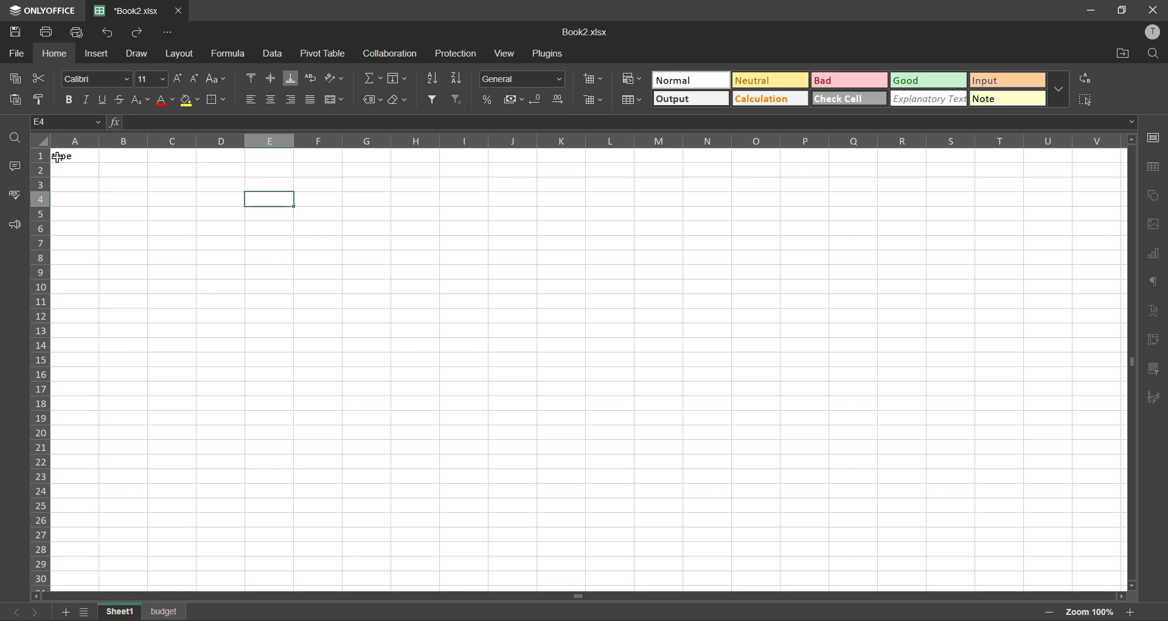 This screenshot has width=1168, height=621. Describe the element at coordinates (1085, 100) in the screenshot. I see `select all` at that location.